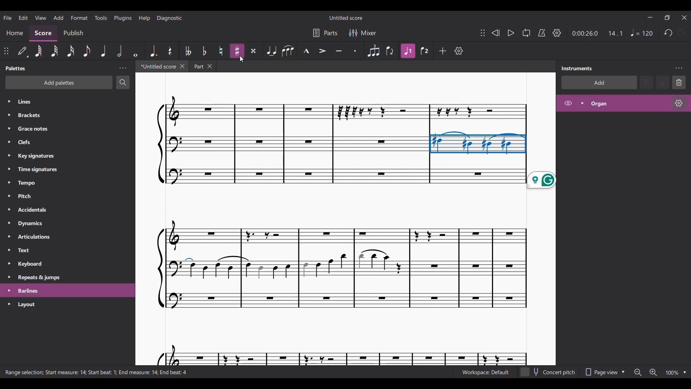 This screenshot has width=691, height=389. Describe the element at coordinates (221, 51) in the screenshot. I see `Toggle natural` at that location.